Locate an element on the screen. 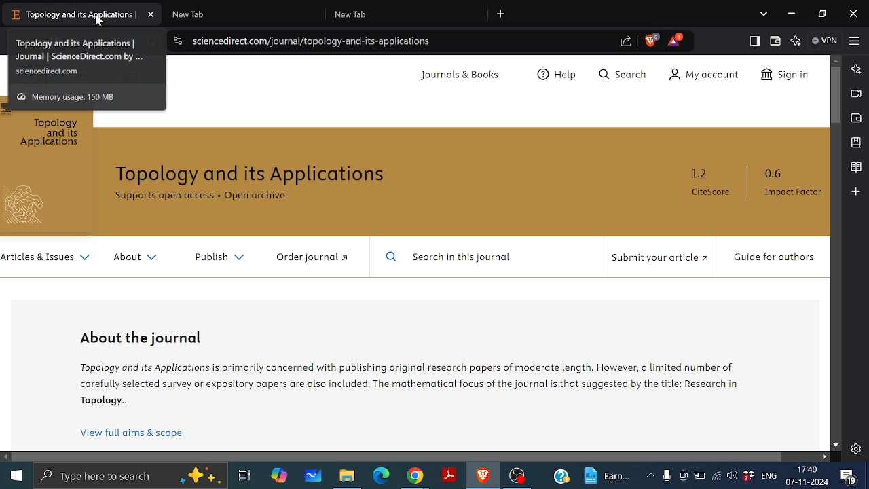 Image resolution: width=869 pixels, height=489 pixels. Recorder is located at coordinates (667, 476).